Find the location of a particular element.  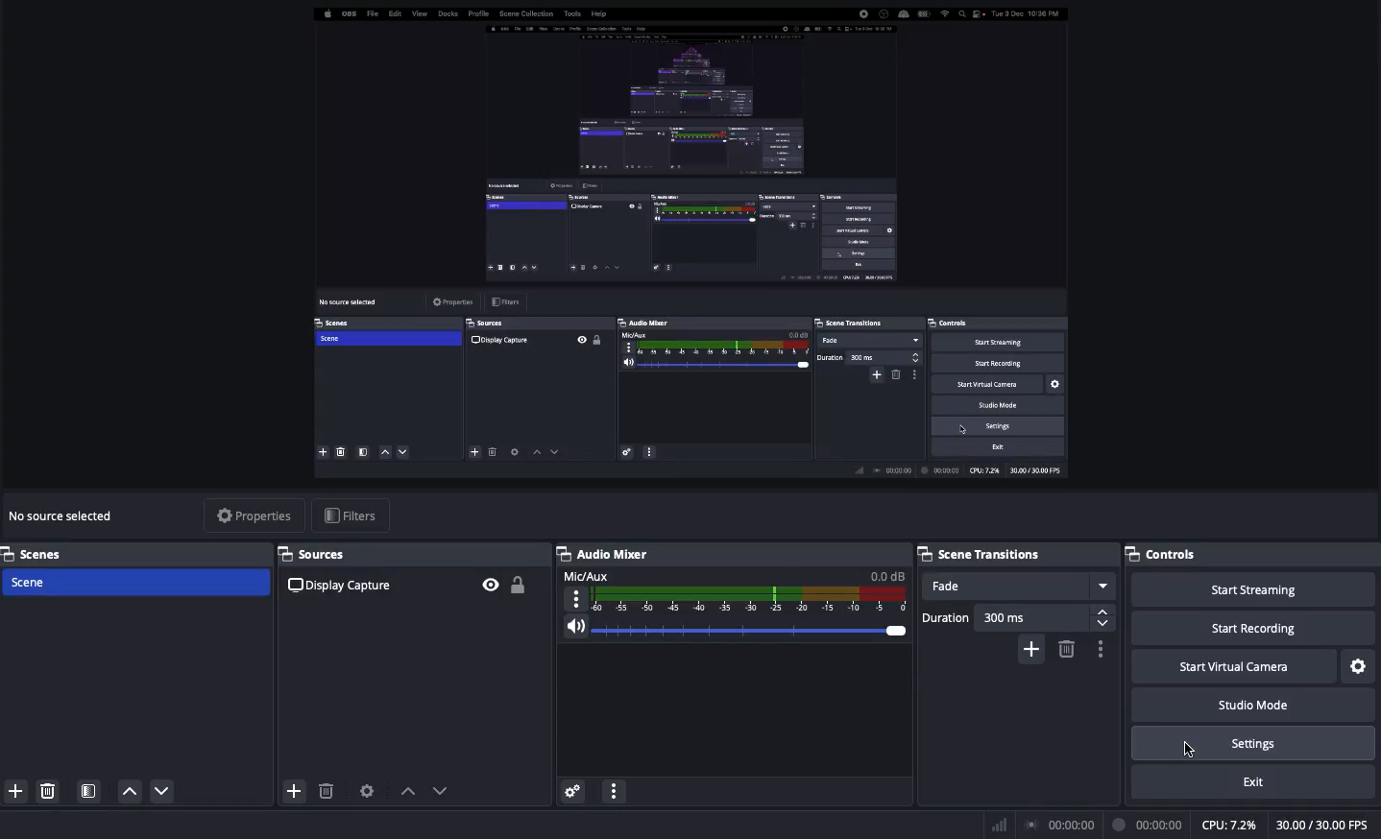

Unlocked is located at coordinates (517, 582).